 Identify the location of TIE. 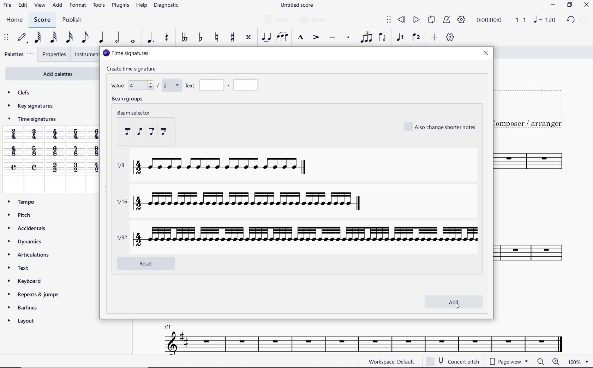
(266, 37).